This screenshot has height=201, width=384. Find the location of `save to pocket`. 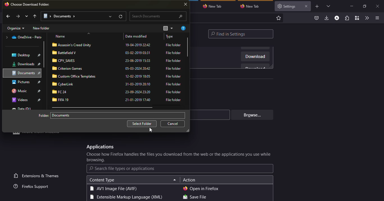

save to pocket is located at coordinates (317, 18).